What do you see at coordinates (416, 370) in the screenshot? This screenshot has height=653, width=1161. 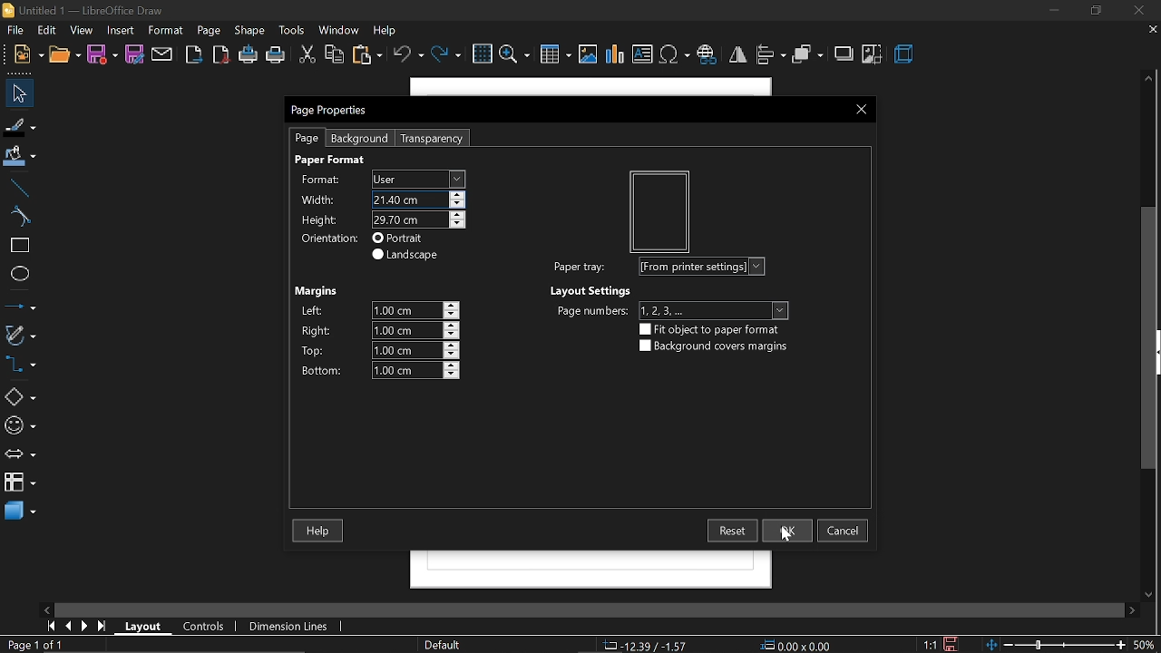 I see `1.00cm` at bounding box center [416, 370].